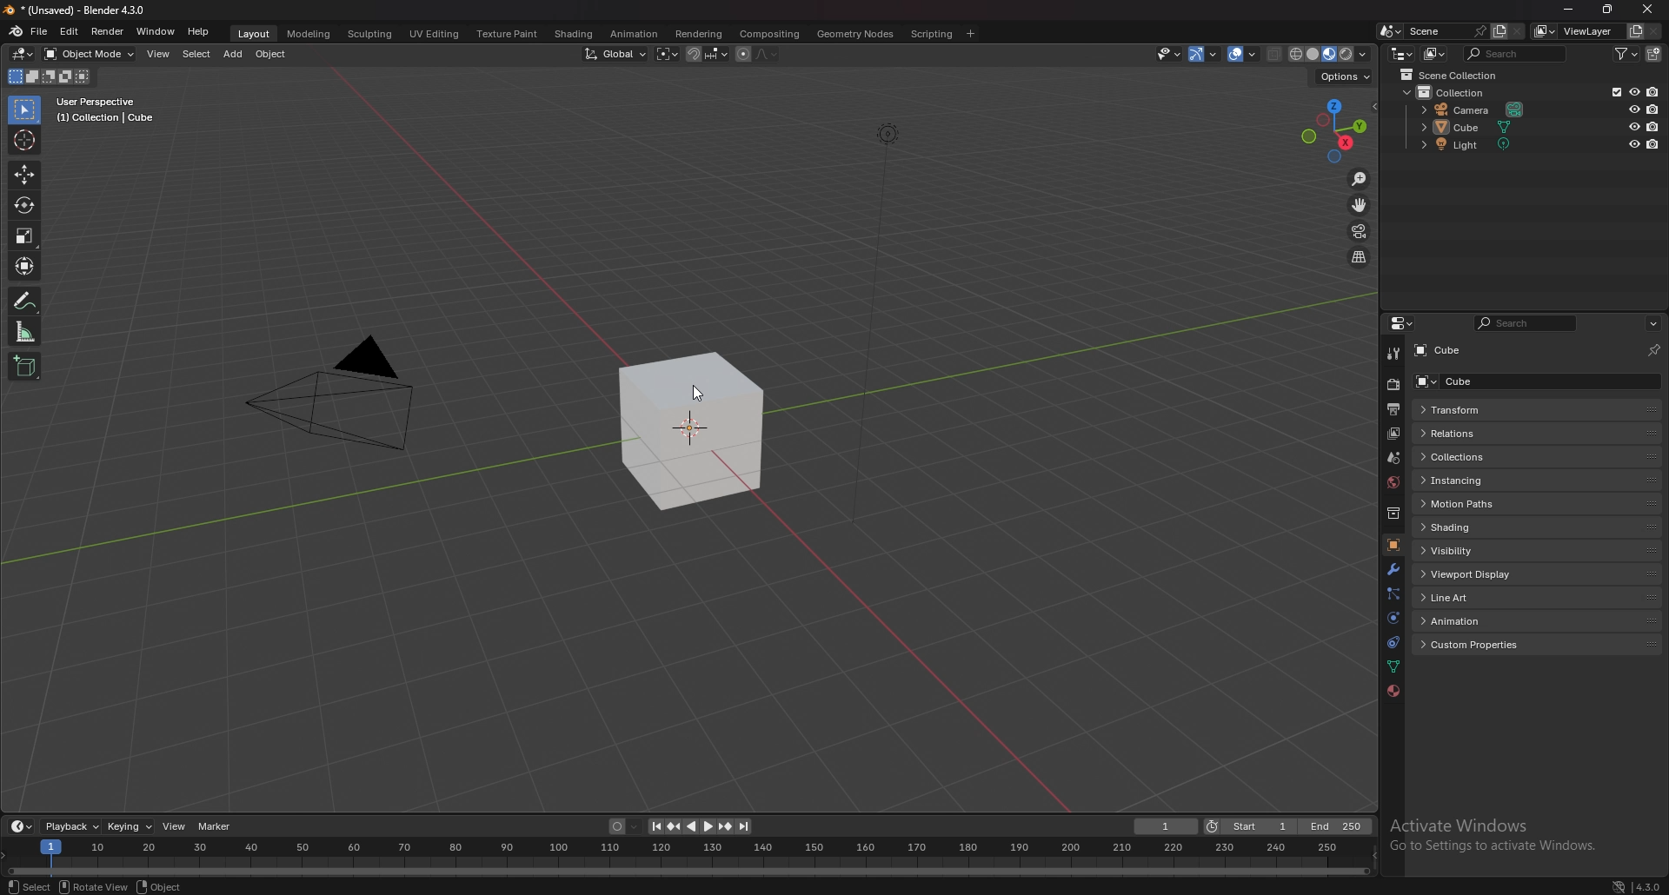  Describe the element at coordinates (1471, 127) in the screenshot. I see `cube` at that location.